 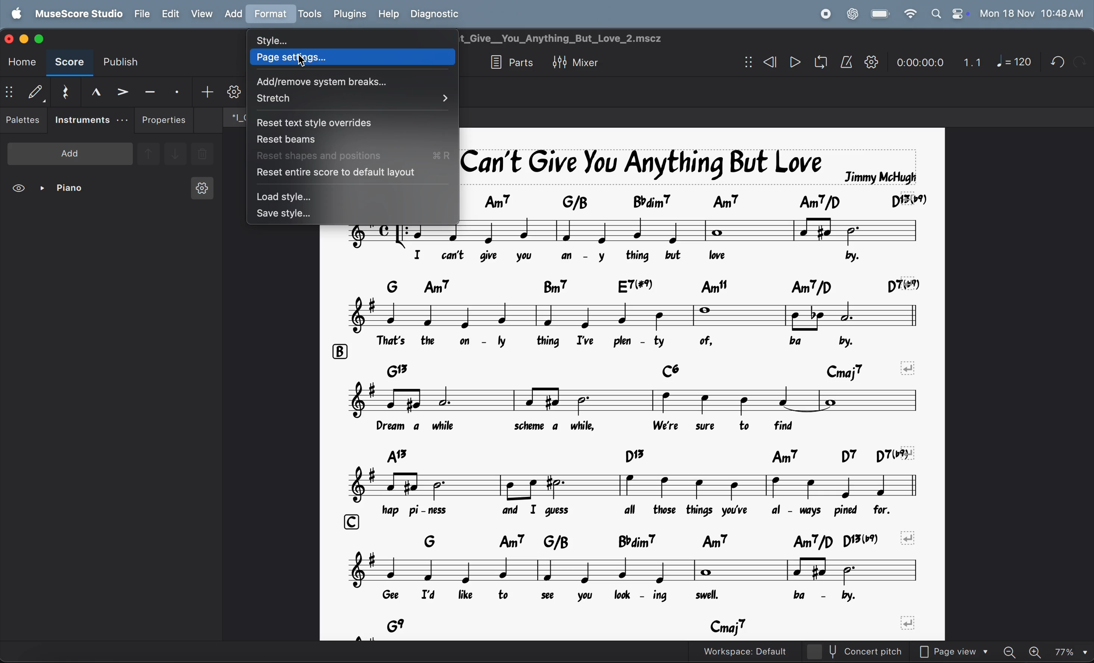 What do you see at coordinates (590, 368) in the screenshot?
I see `chord symbols` at bounding box center [590, 368].